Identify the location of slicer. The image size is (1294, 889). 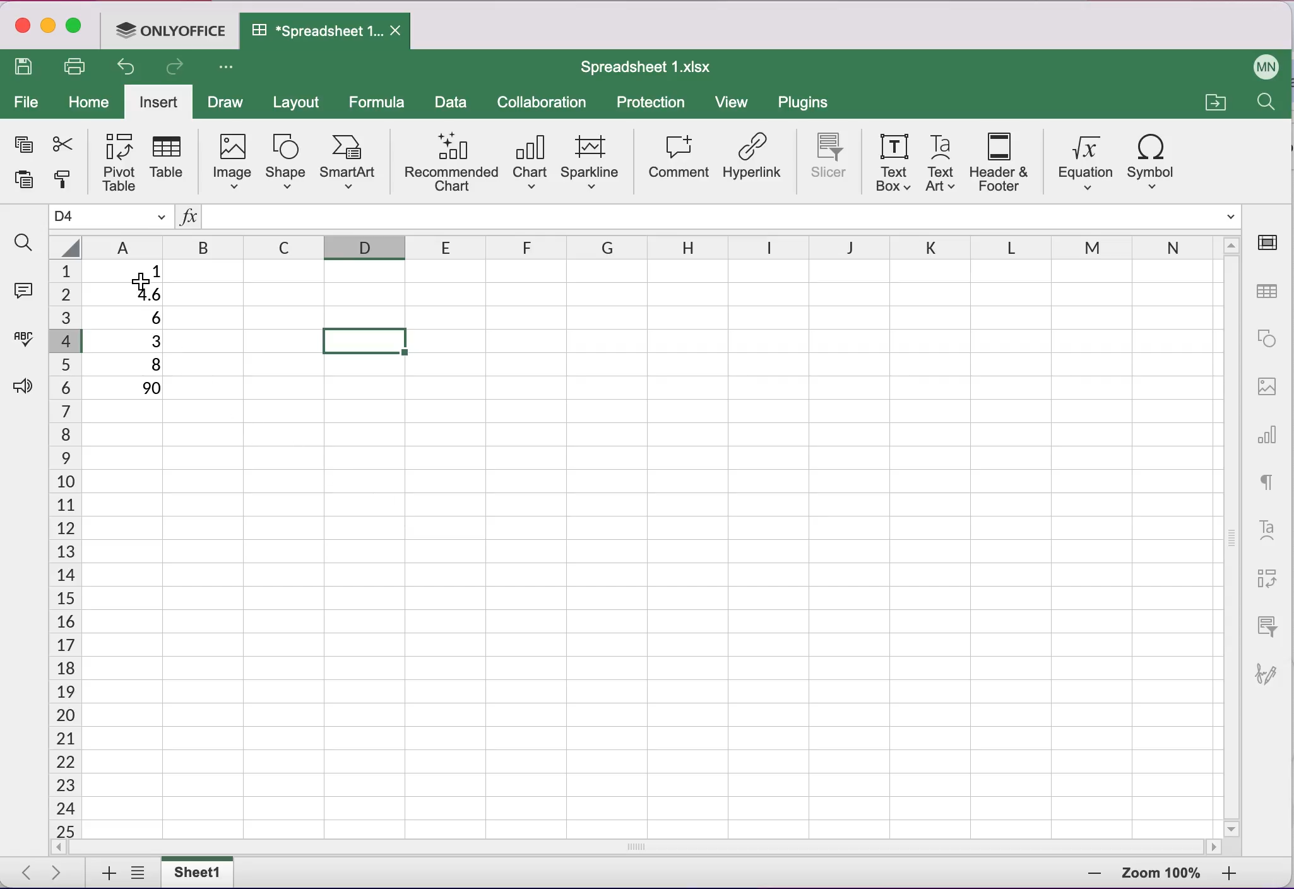
(1266, 629).